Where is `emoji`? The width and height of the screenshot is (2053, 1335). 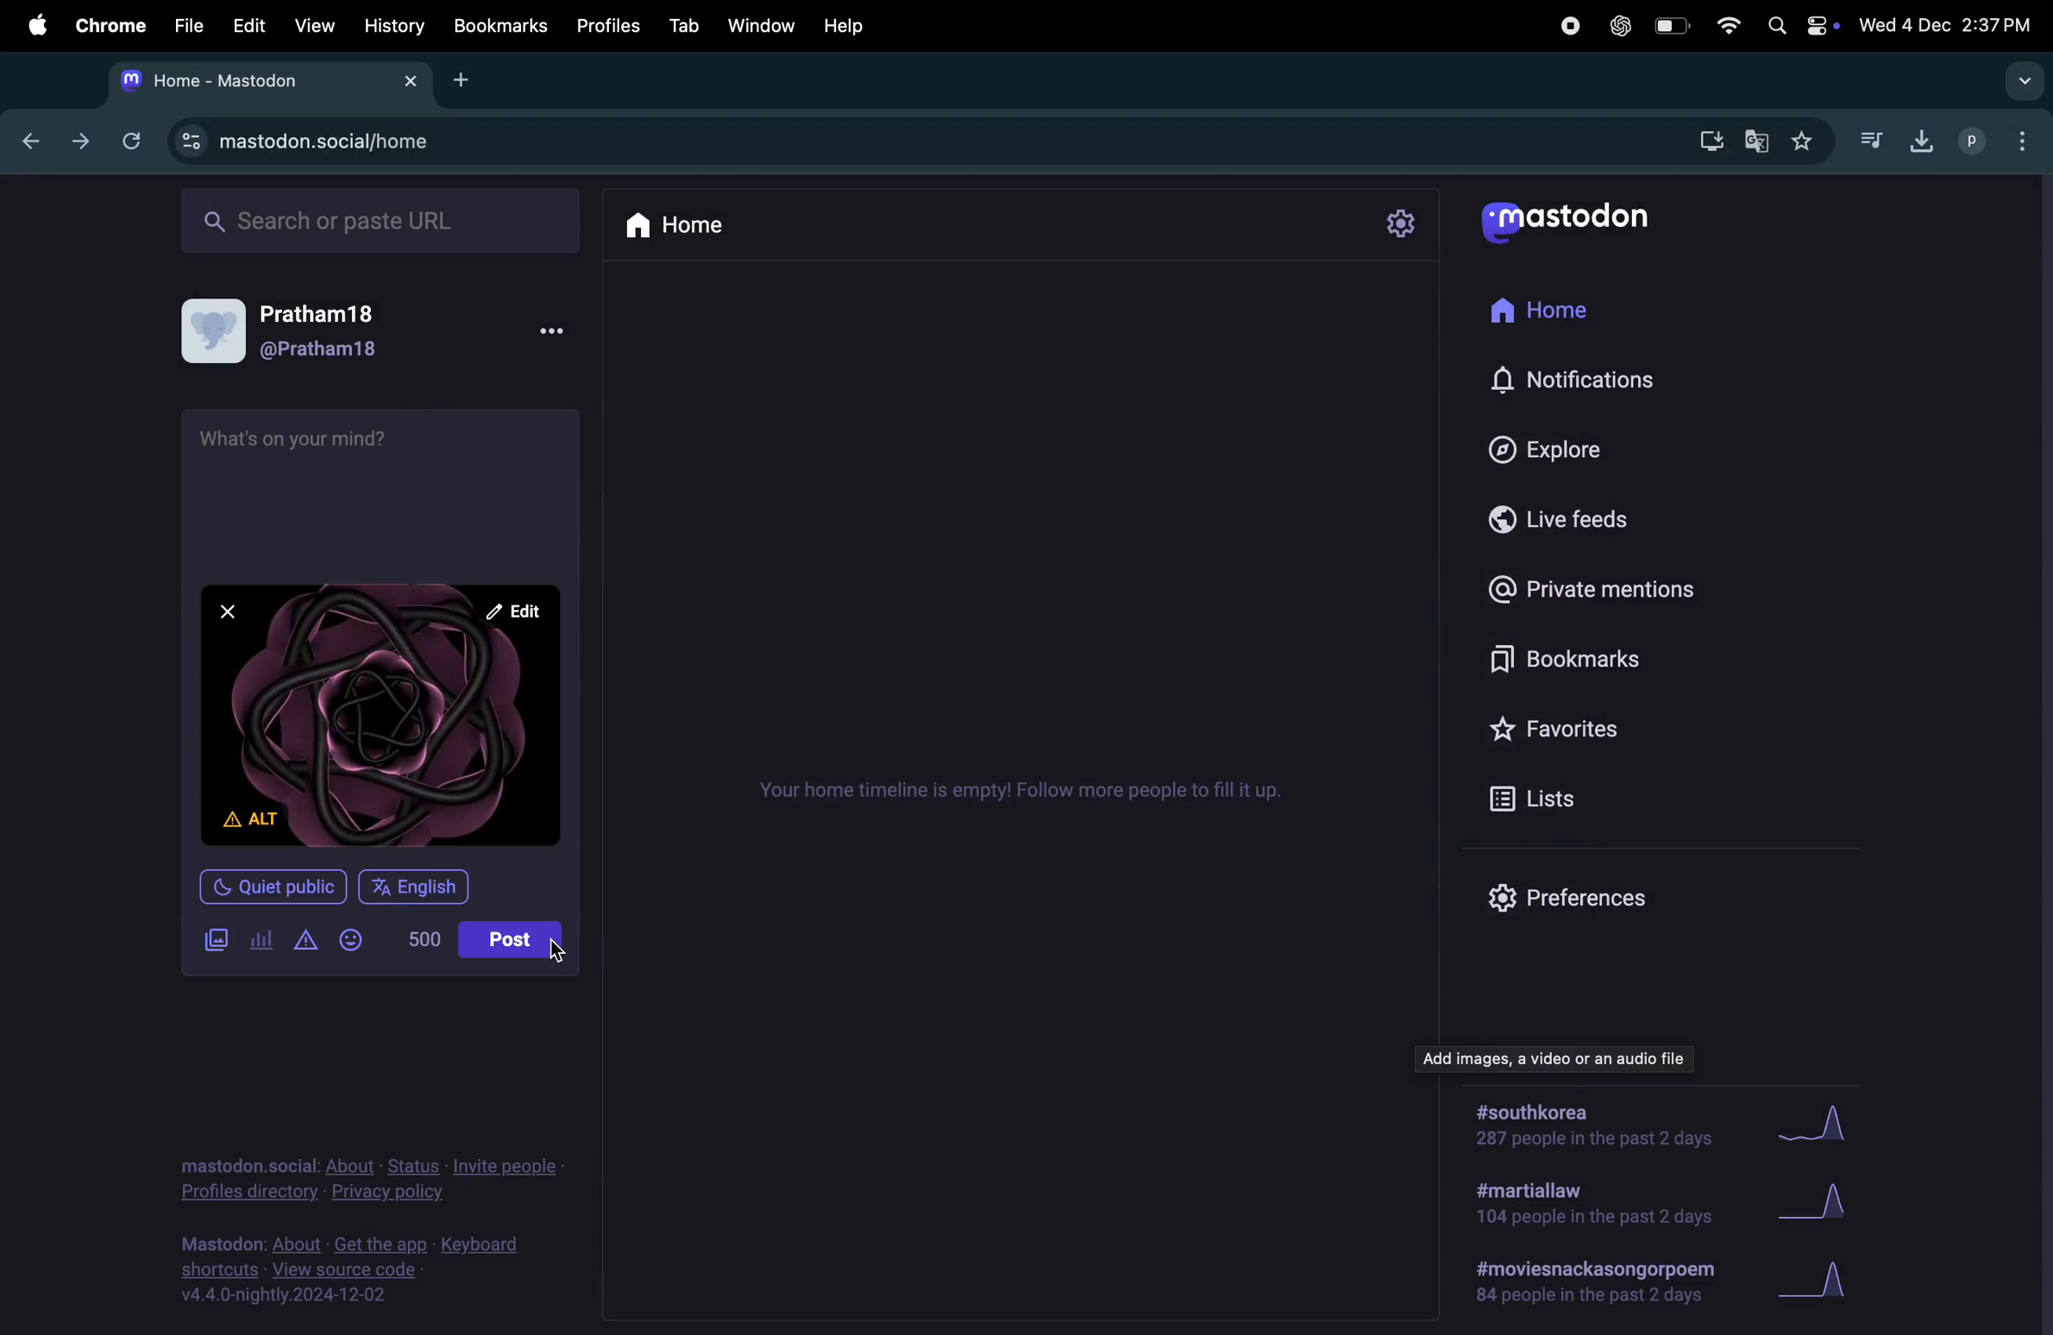 emoji is located at coordinates (354, 943).